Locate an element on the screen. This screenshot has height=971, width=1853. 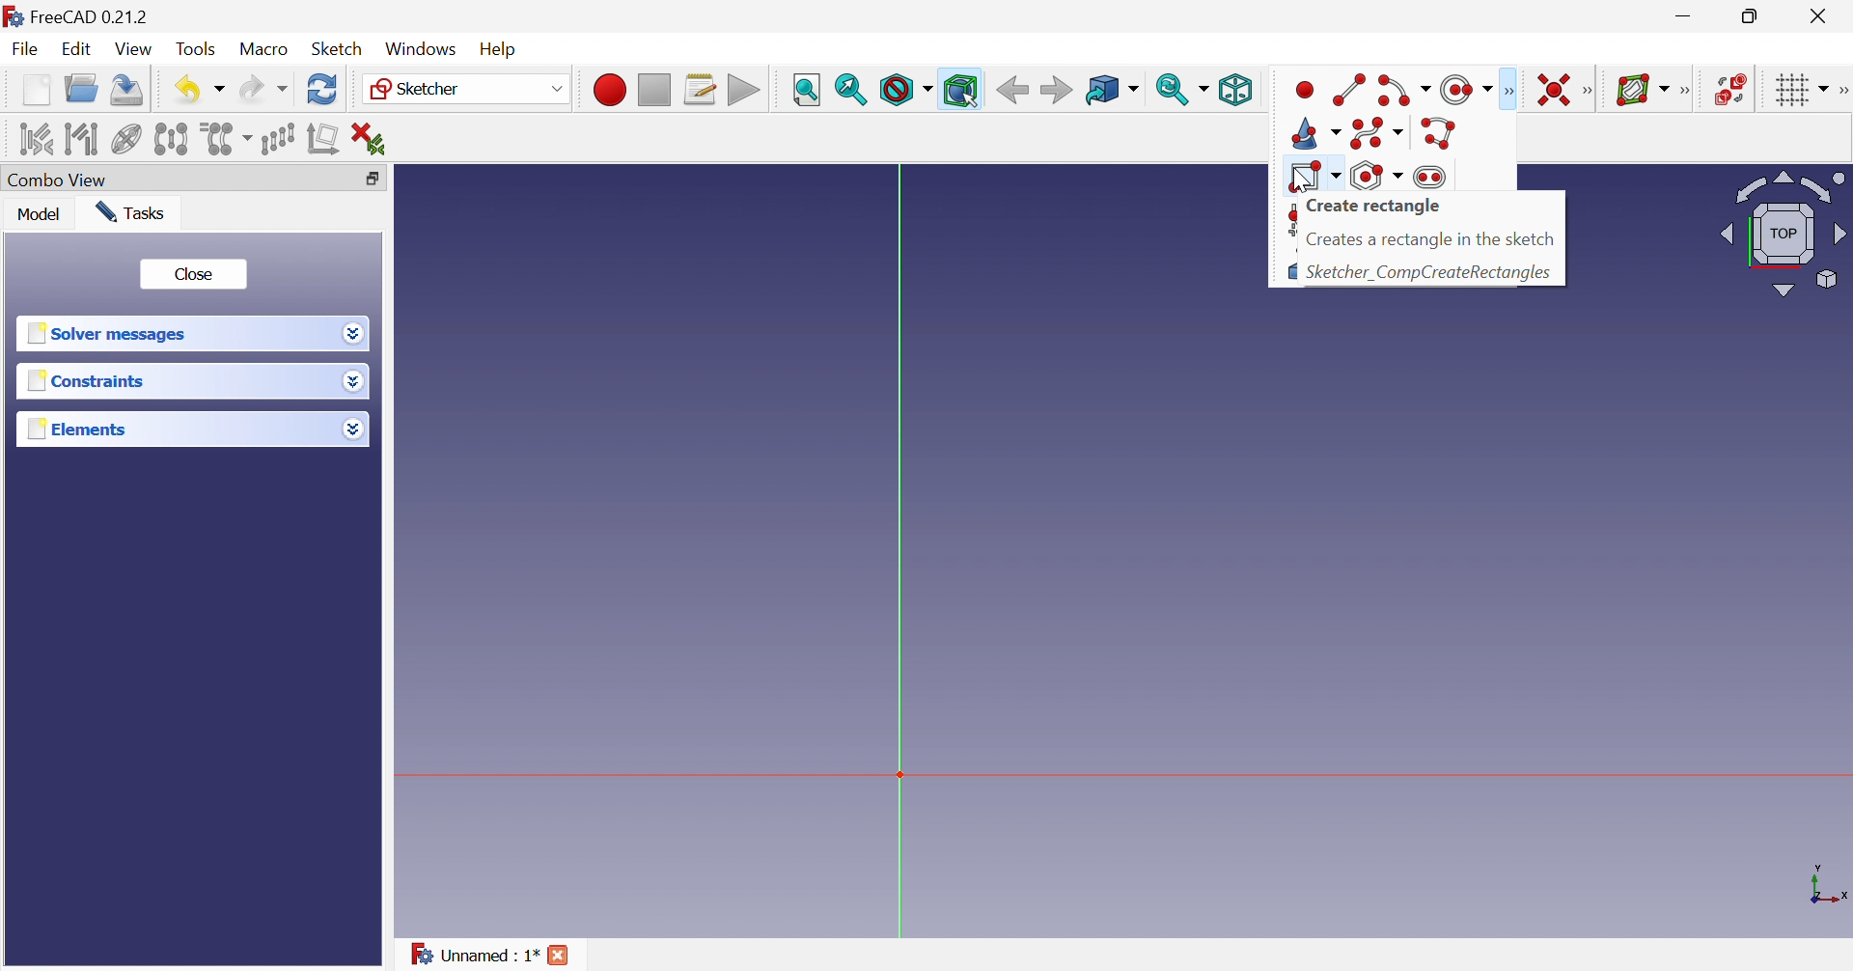
[Sketcher edit tools] is located at coordinates (1841, 90).